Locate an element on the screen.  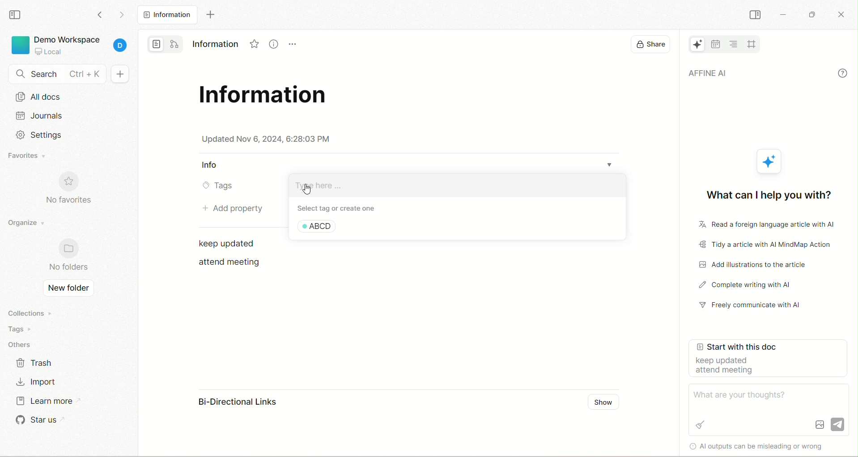
favorites is located at coordinates (27, 156).